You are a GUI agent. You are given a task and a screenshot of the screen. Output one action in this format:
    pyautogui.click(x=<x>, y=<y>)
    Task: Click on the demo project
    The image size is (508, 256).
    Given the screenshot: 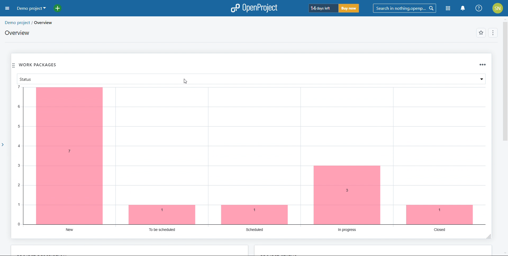 What is the action you would take?
    pyautogui.click(x=17, y=22)
    